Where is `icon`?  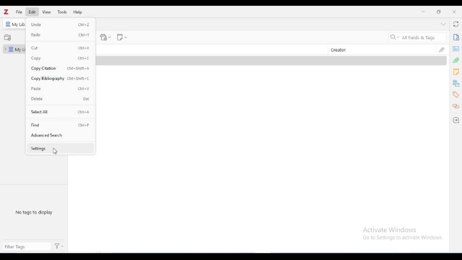
icon is located at coordinates (11, 49).